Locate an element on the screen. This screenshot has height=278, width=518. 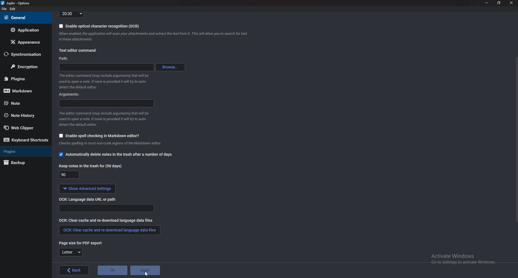
Web clipper is located at coordinates (24, 128).